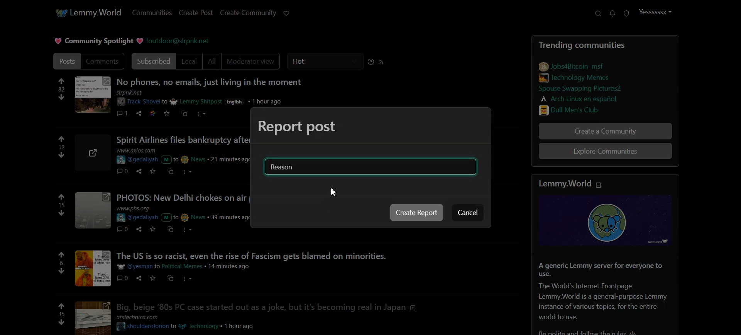 The image size is (741, 335). I want to click on post details, so click(212, 98).